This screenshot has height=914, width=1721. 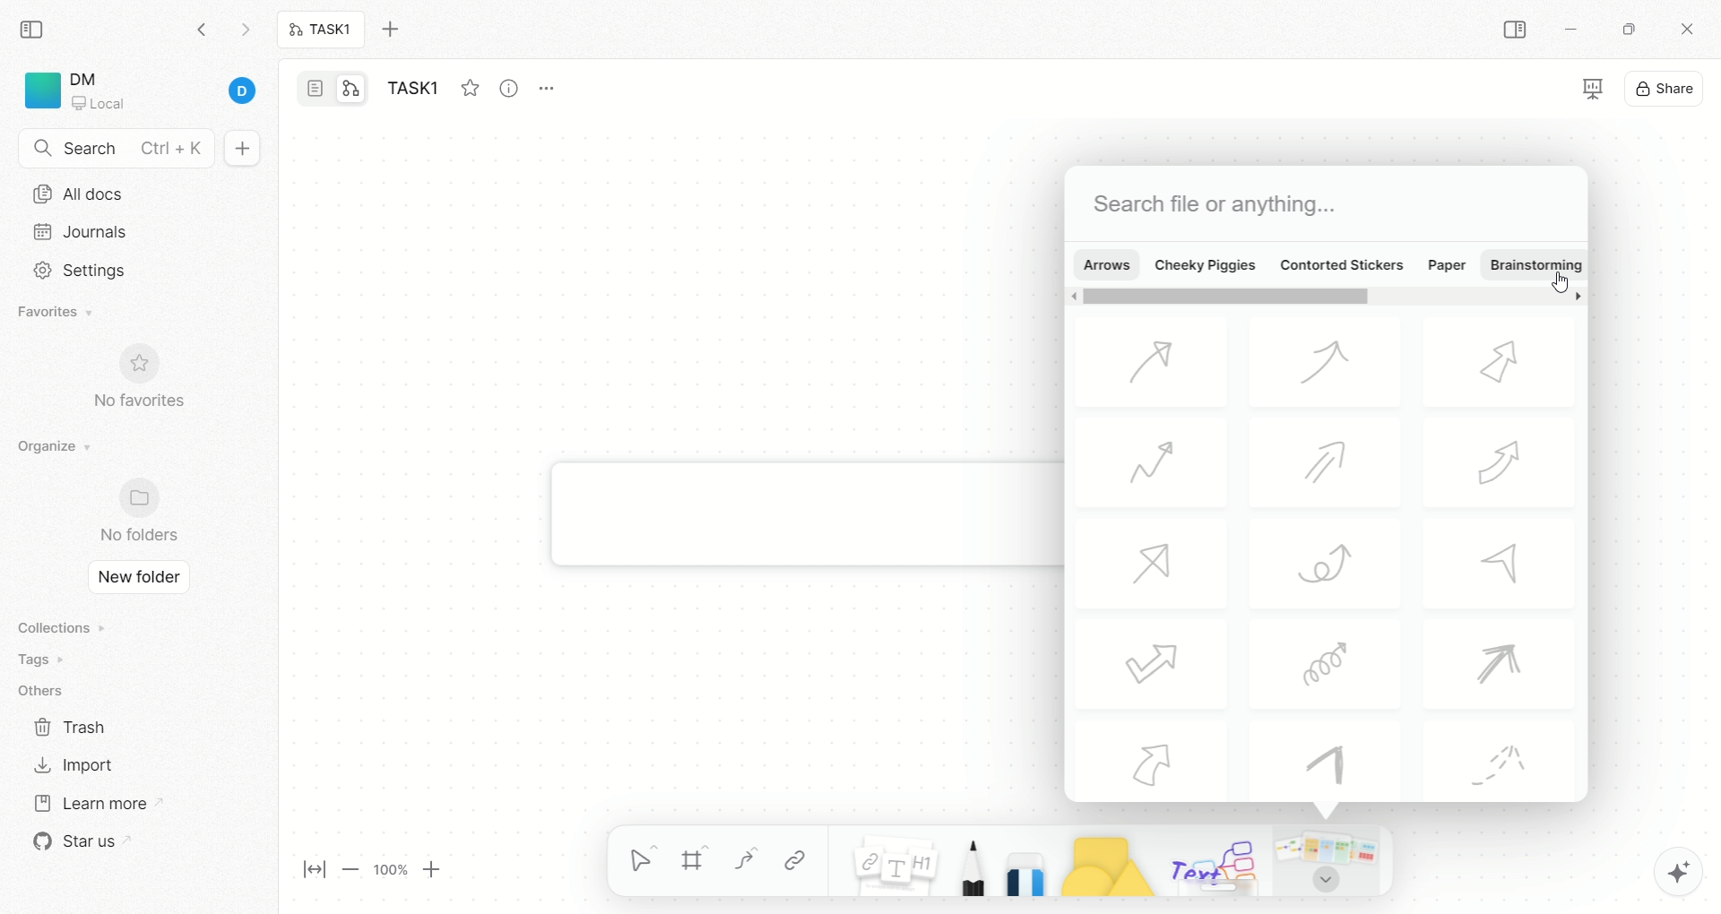 I want to click on collapse sidebar, so click(x=37, y=28).